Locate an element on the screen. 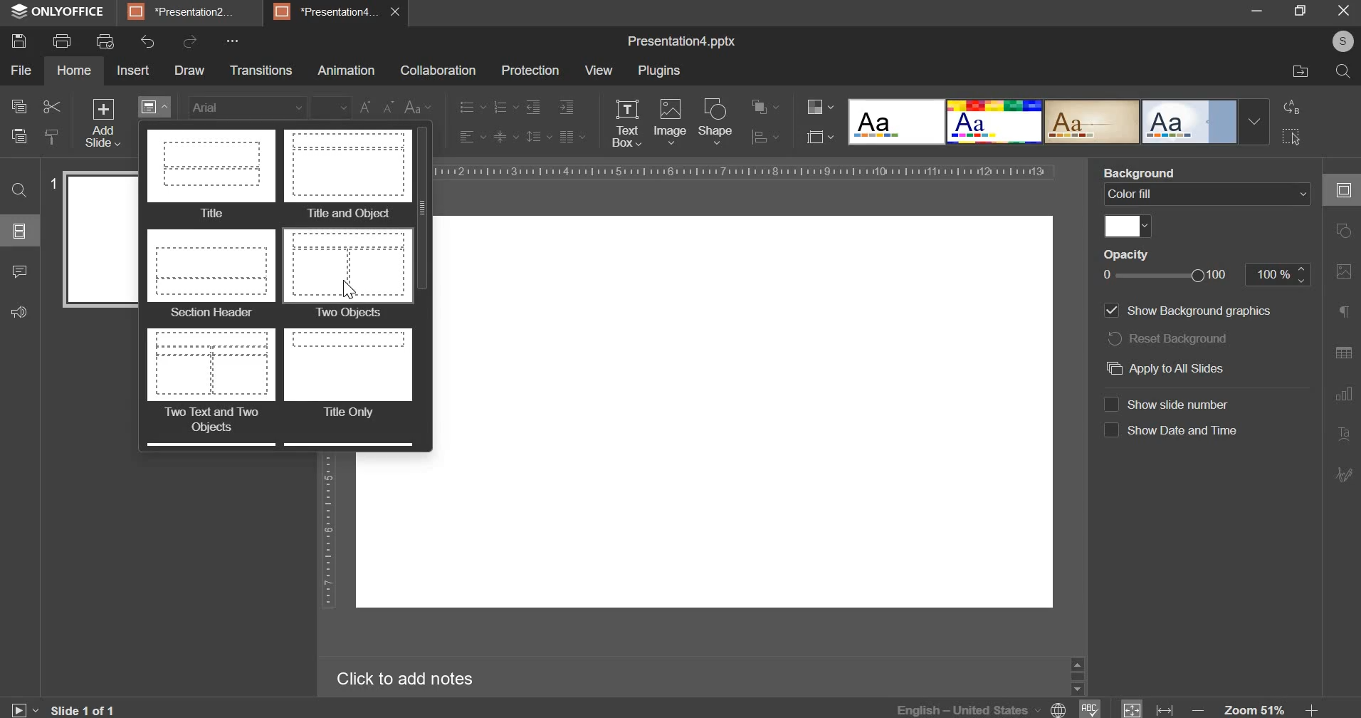 The height and width of the screenshot is (718, 1361). two text & two objects is located at coordinates (212, 380).